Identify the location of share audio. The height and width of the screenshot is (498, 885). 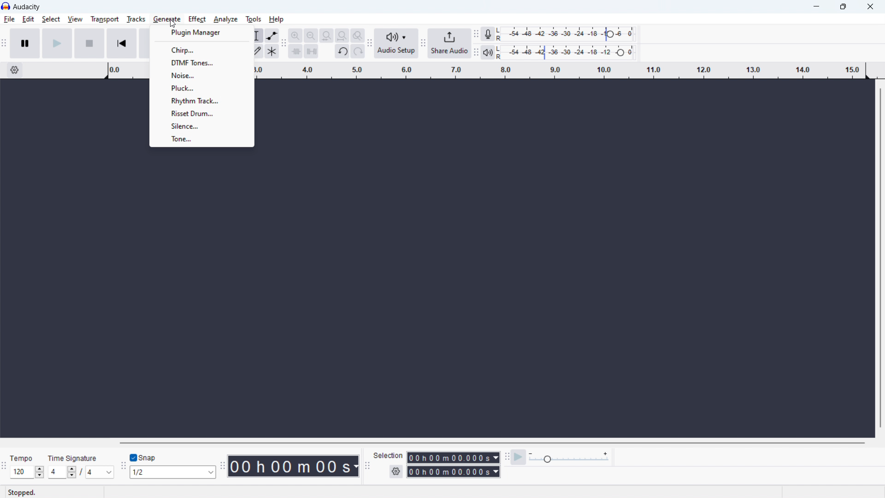
(450, 43).